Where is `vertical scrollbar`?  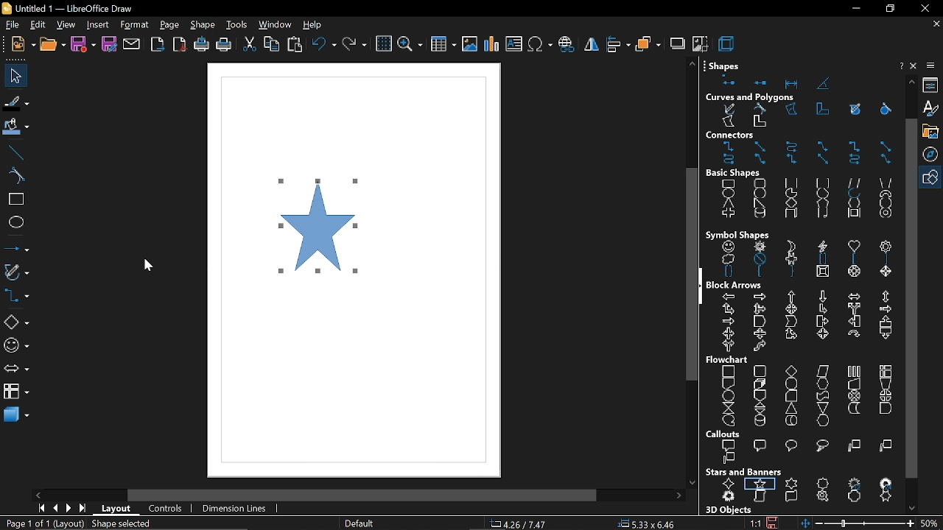
vertical scrollbar is located at coordinates (911, 298).